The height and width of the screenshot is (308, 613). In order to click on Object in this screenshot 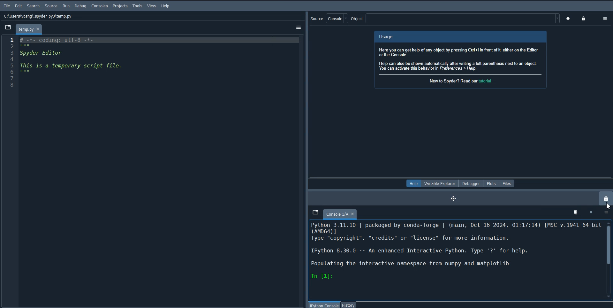, I will do `click(455, 19)`.